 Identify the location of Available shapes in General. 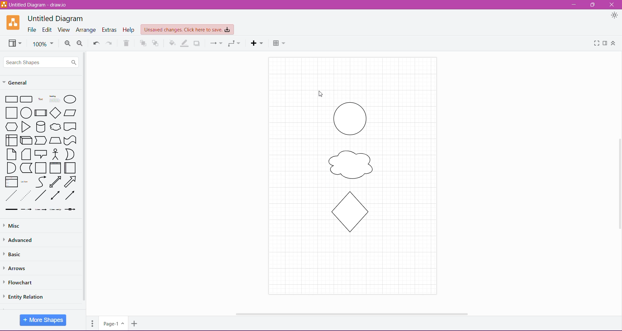
(41, 153).